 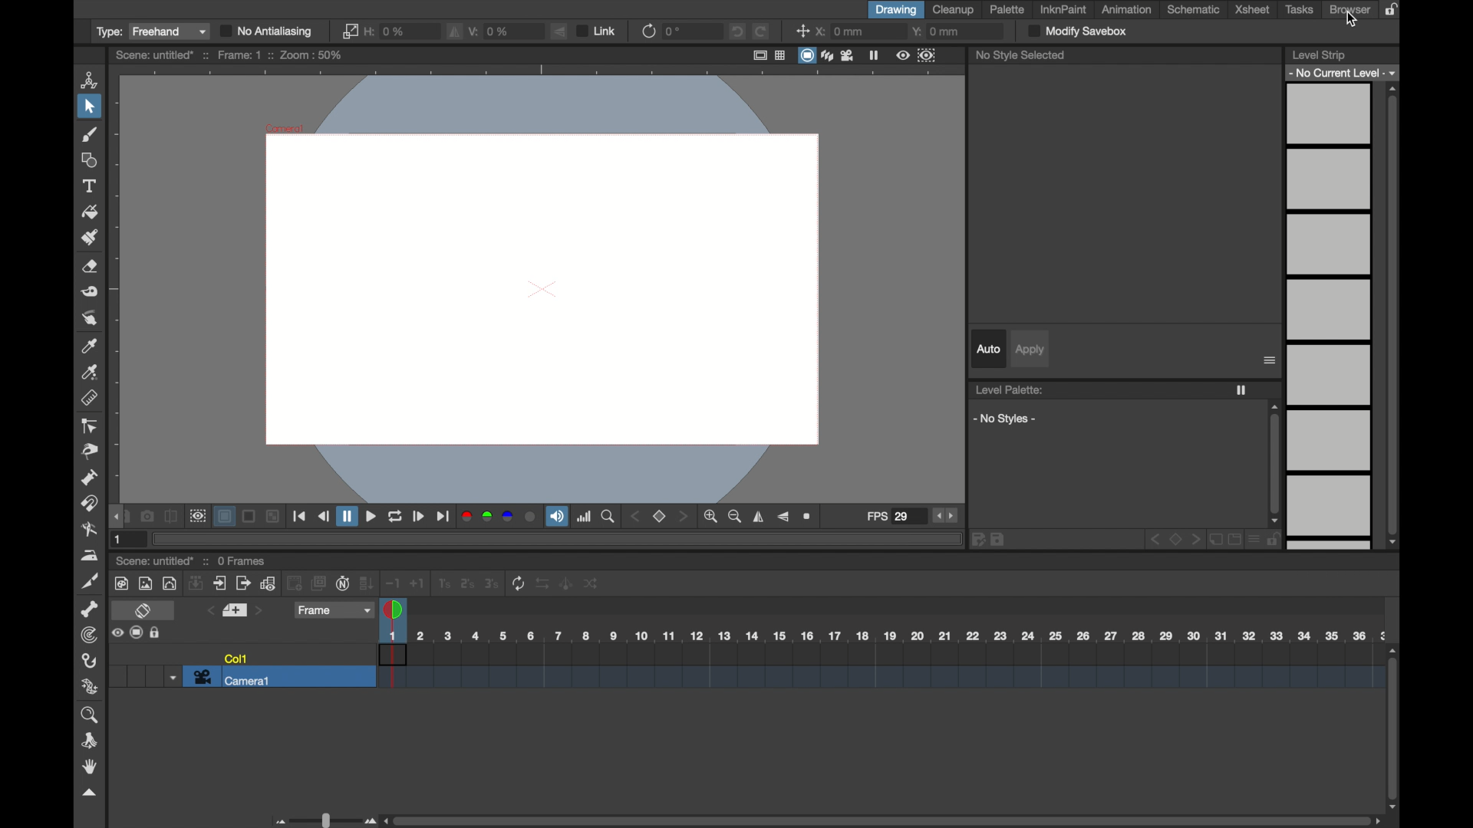 What do you see at coordinates (234, 678) in the screenshot?
I see `camera1` at bounding box center [234, 678].